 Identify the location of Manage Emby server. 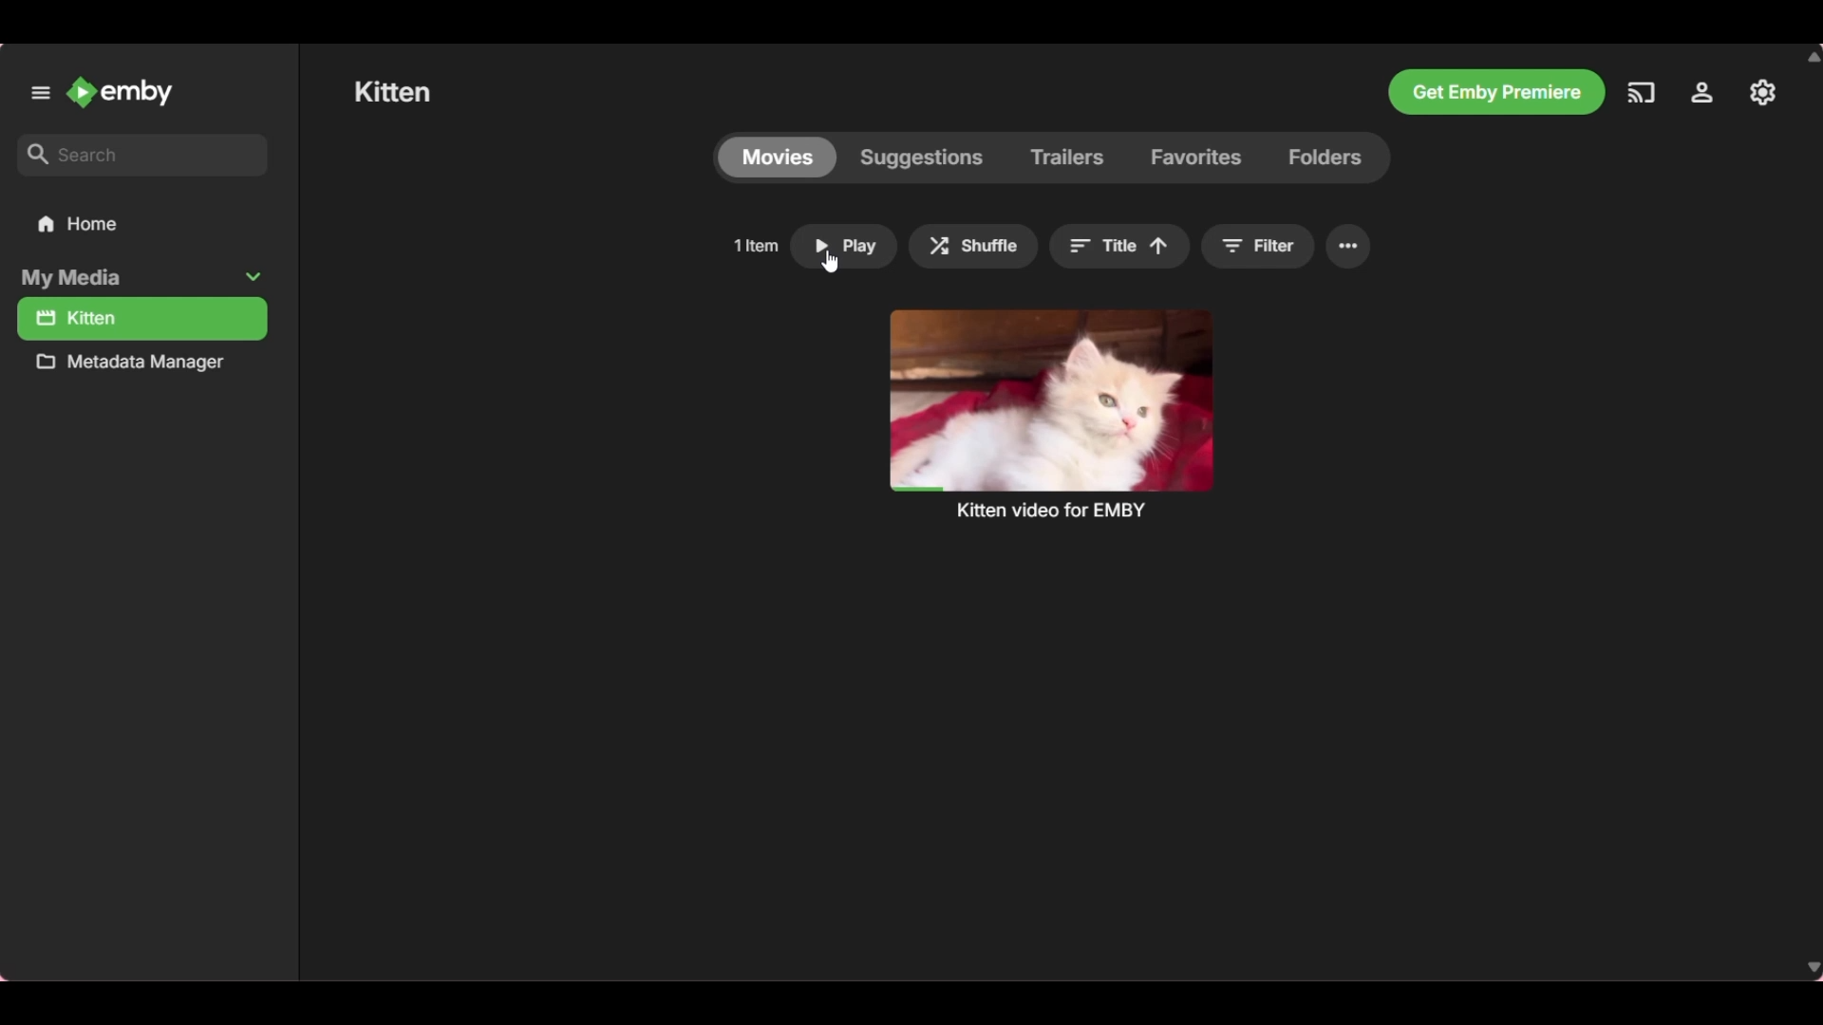
(1759, 93).